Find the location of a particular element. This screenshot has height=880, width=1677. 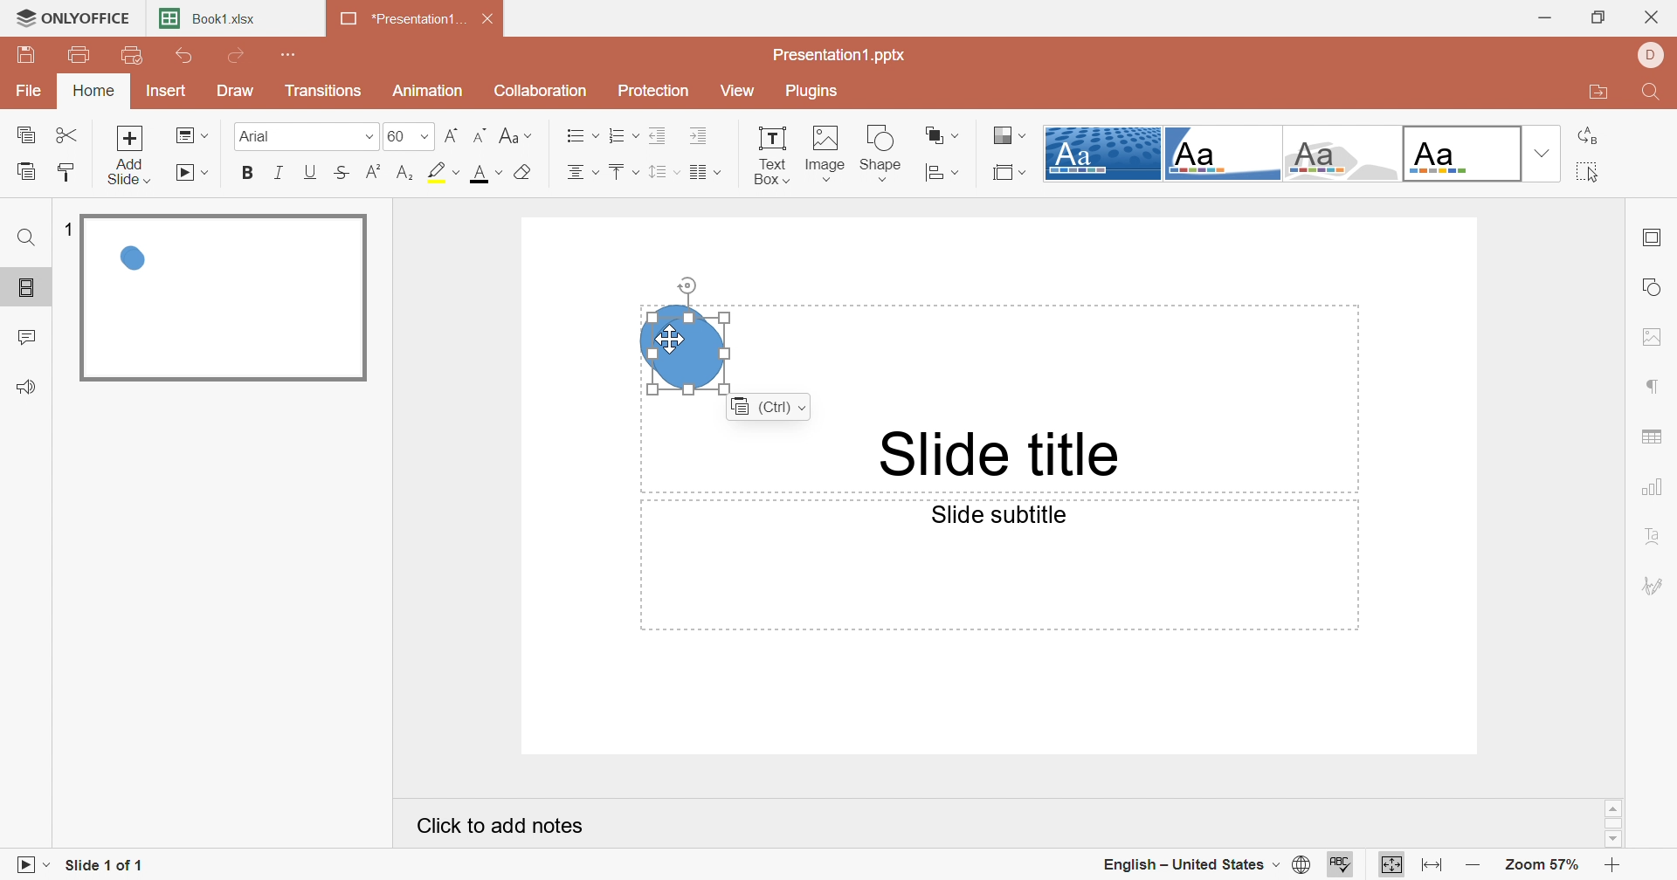

Dotted is located at coordinates (1101, 154).